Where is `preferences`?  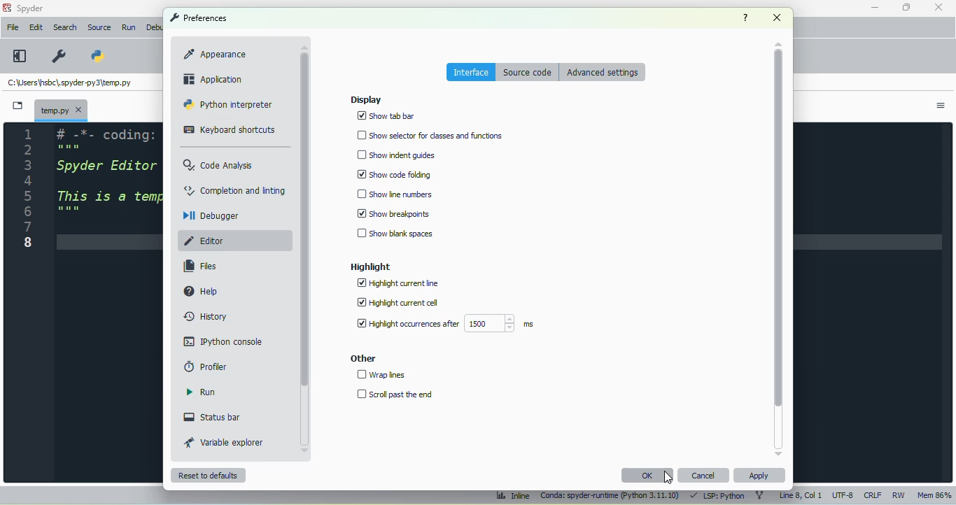 preferences is located at coordinates (198, 17).